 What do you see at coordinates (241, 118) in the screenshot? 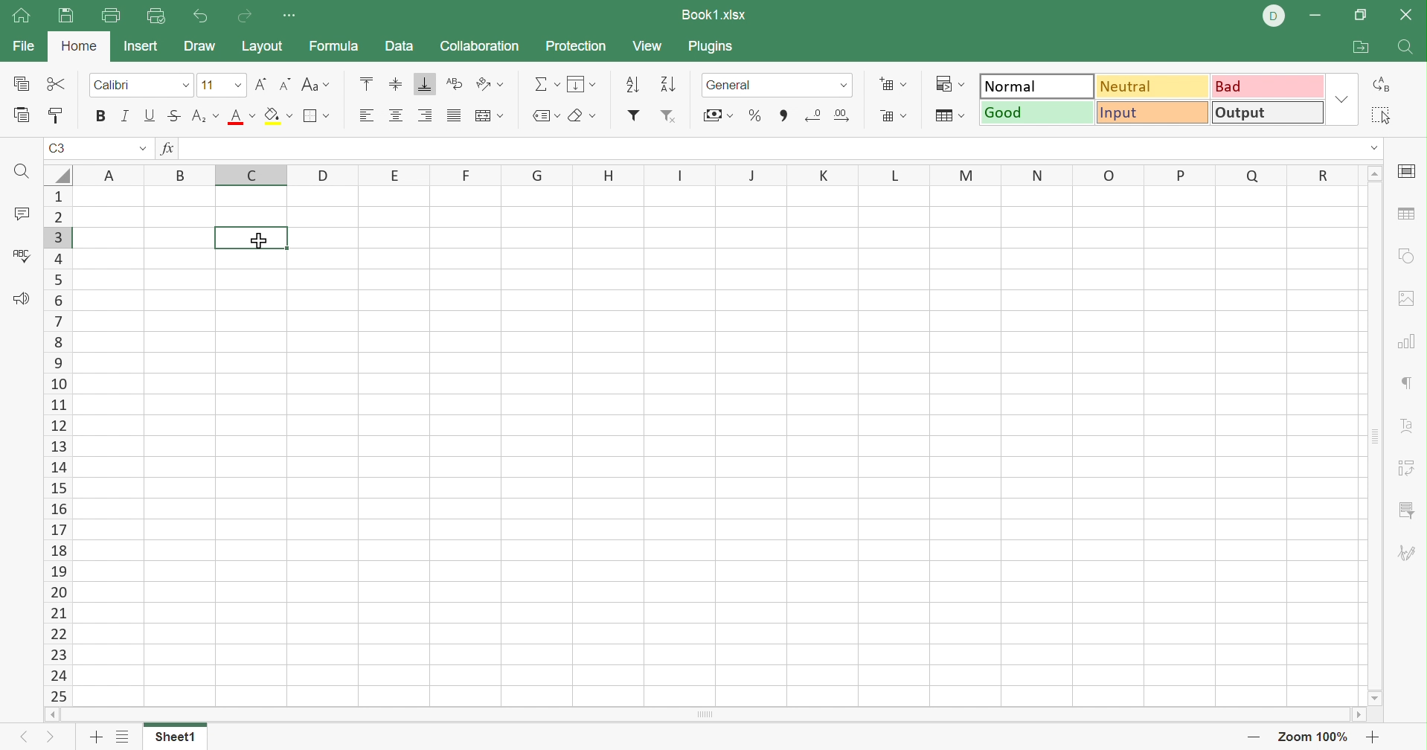
I see `Font color` at bounding box center [241, 118].